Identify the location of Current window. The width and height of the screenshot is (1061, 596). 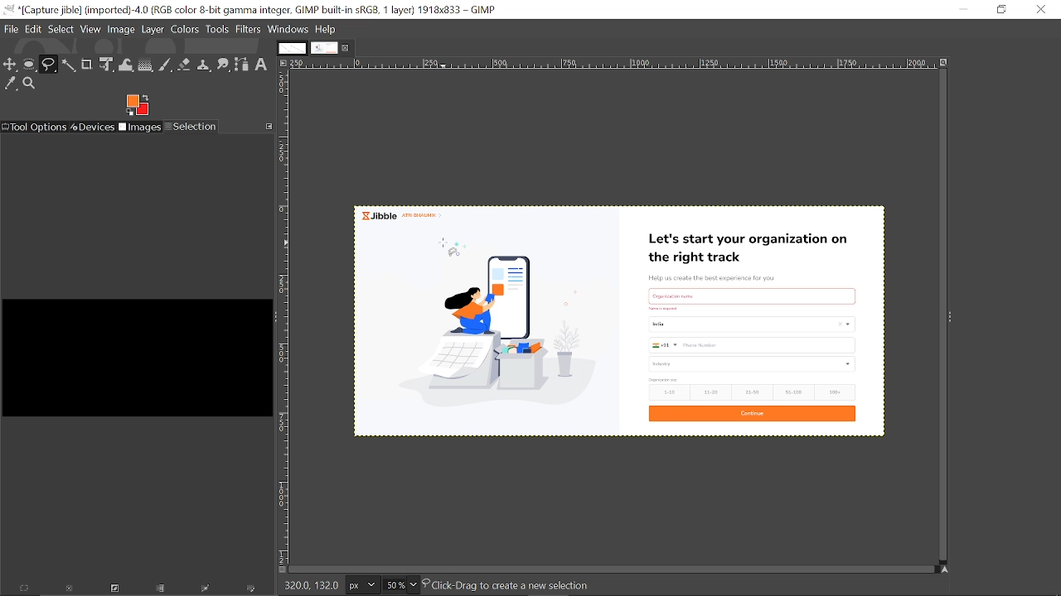
(250, 10).